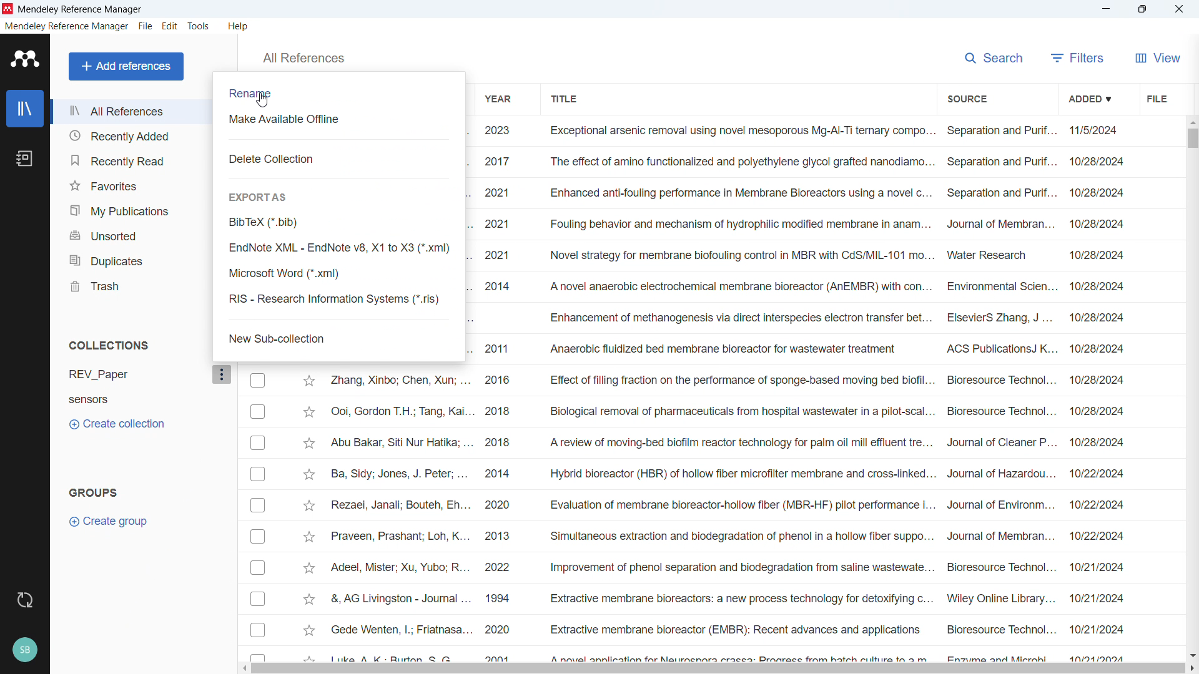 This screenshot has width=1199, height=674. I want to click on Zhang, Xinbo; Chen, Xun; ... 2016 Effect of filling fraction on the performance of sponge-based moving bed biofil... Bioresource Technol... 10/28/2024, so click(728, 379).